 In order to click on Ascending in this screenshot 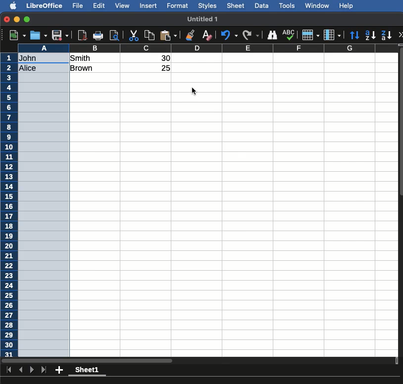, I will do `click(371, 35)`.